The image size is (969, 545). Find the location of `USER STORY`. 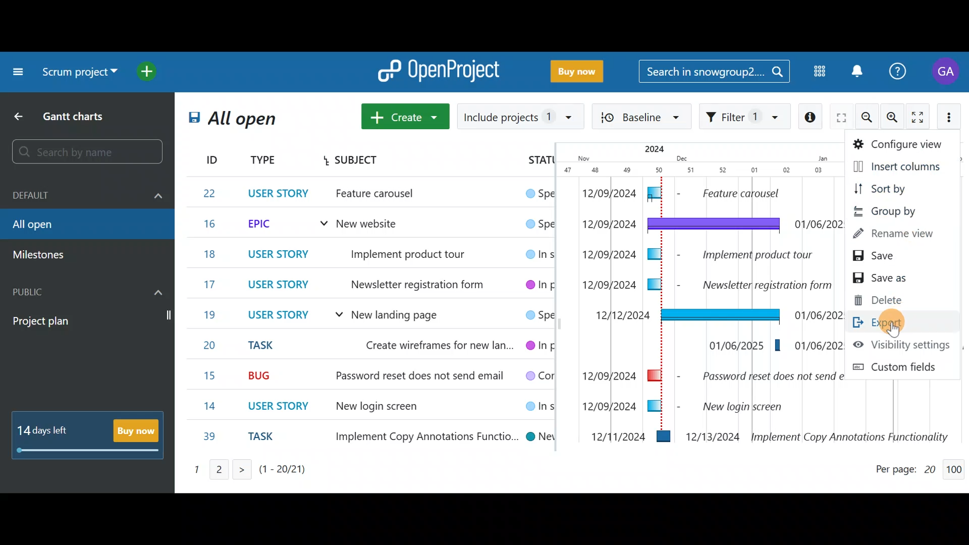

USER STORY is located at coordinates (281, 192).